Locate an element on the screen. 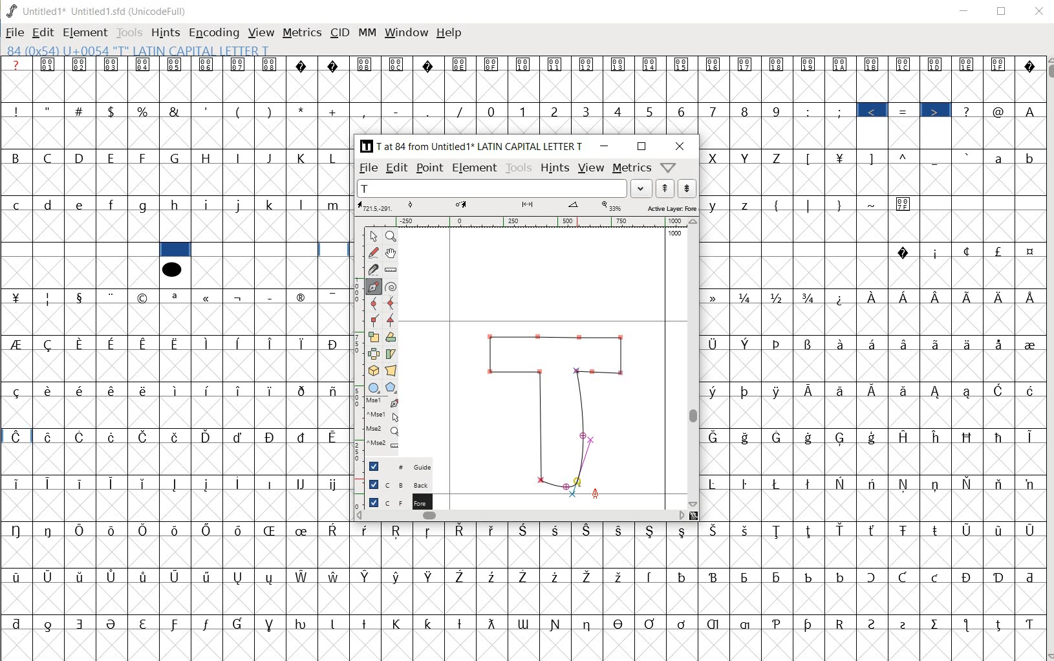  Symbol is located at coordinates (747, 530).